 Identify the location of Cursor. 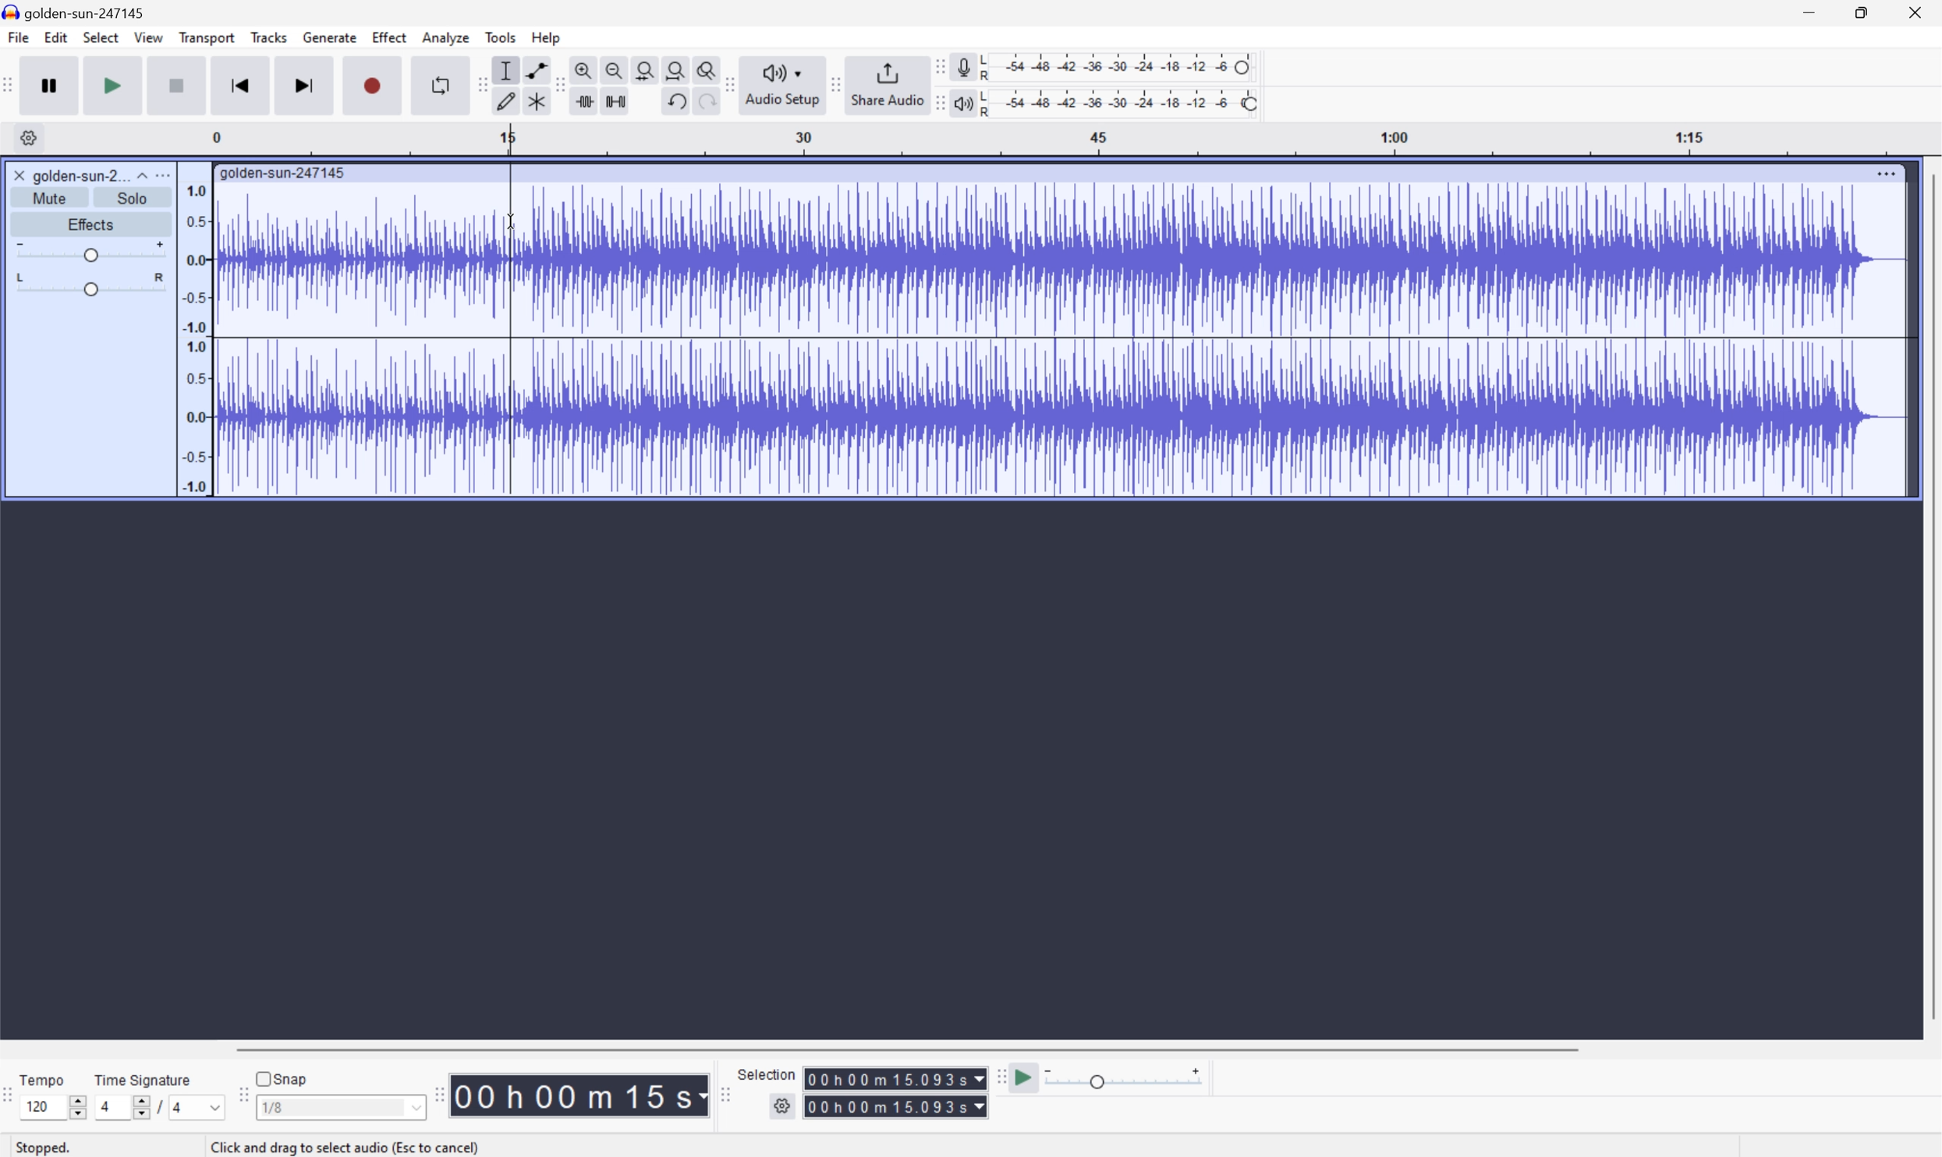
(511, 221).